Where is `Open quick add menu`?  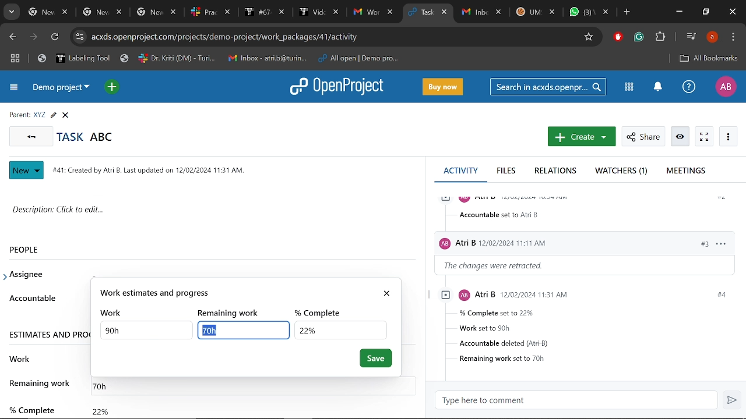 Open quick add menu is located at coordinates (111, 87).